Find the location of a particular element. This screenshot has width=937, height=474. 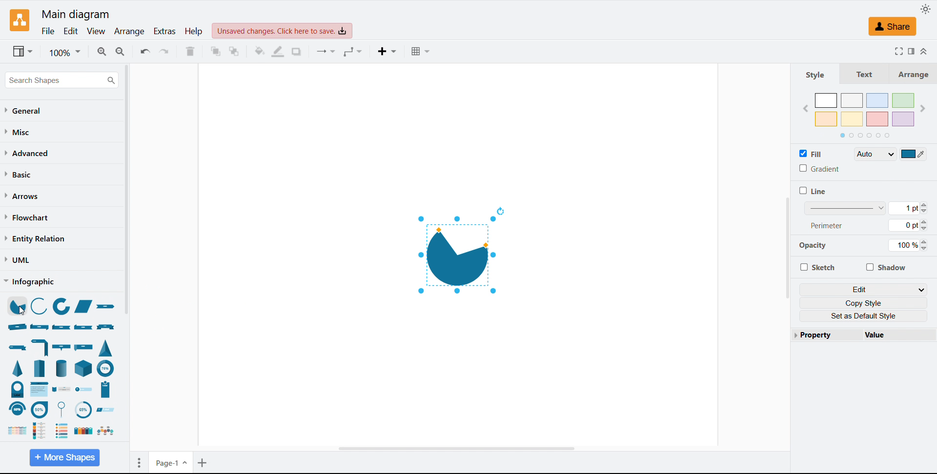

roadmap vertical is located at coordinates (40, 431).